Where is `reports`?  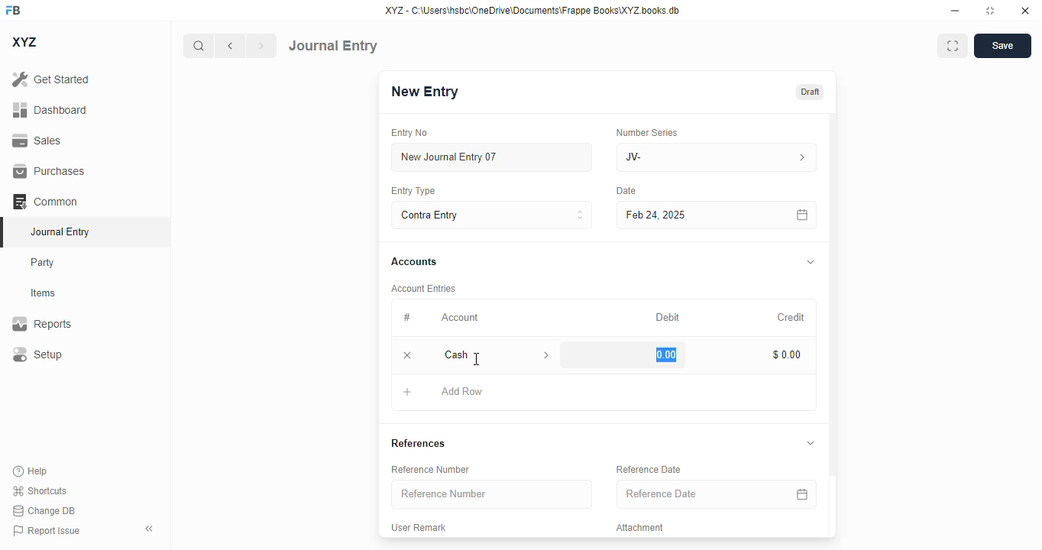
reports is located at coordinates (42, 323).